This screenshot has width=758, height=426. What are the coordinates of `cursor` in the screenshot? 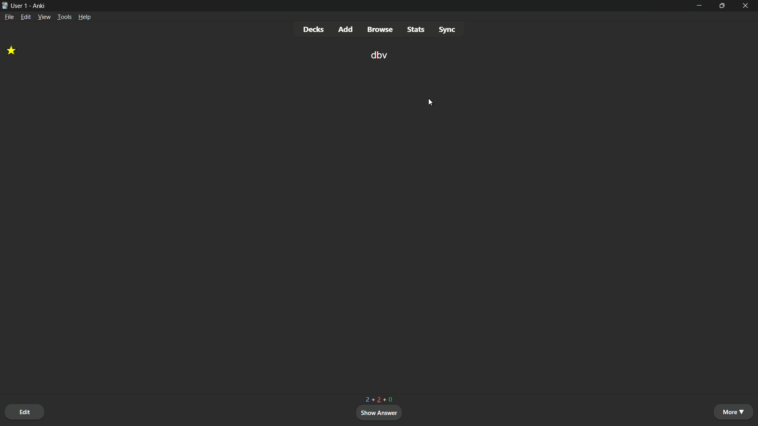 It's located at (430, 102).